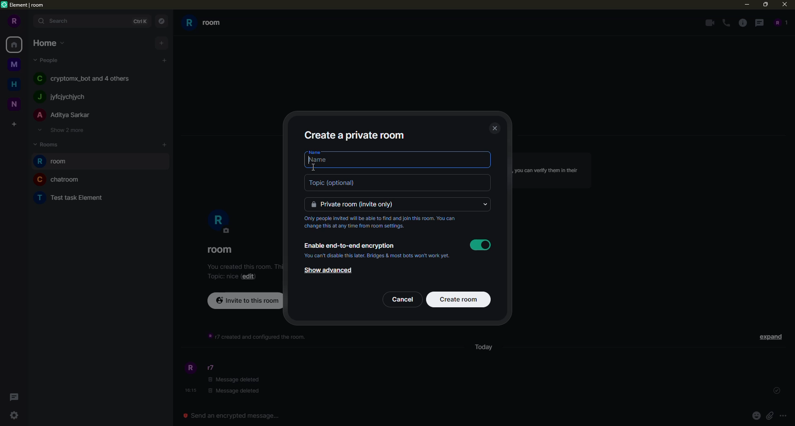 The width and height of the screenshot is (795, 426). What do you see at coordinates (351, 244) in the screenshot?
I see `enable encryption` at bounding box center [351, 244].